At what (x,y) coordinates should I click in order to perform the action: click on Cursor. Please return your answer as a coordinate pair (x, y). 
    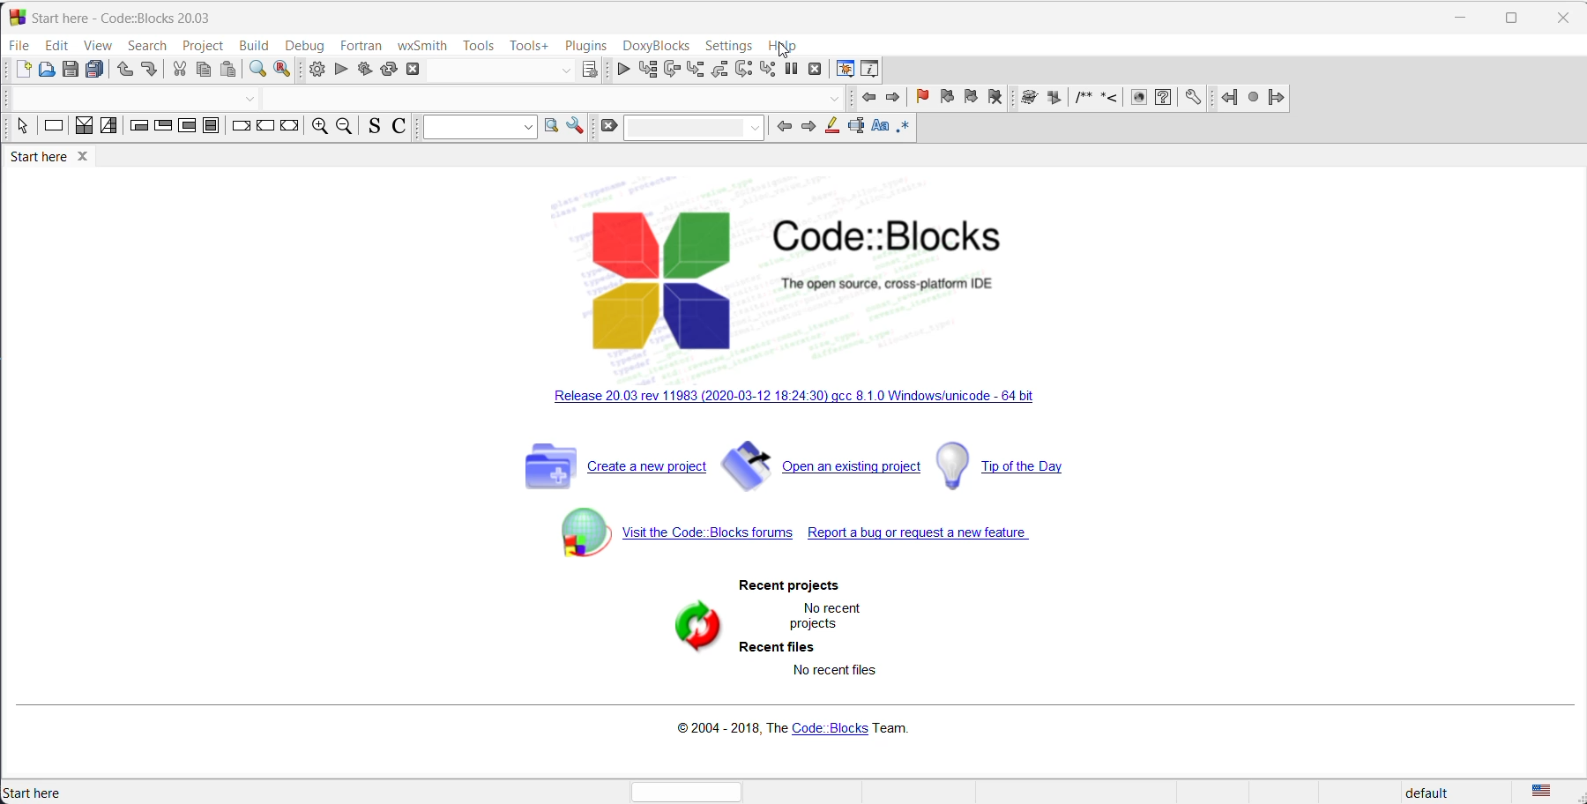
    Looking at the image, I should click on (787, 50).